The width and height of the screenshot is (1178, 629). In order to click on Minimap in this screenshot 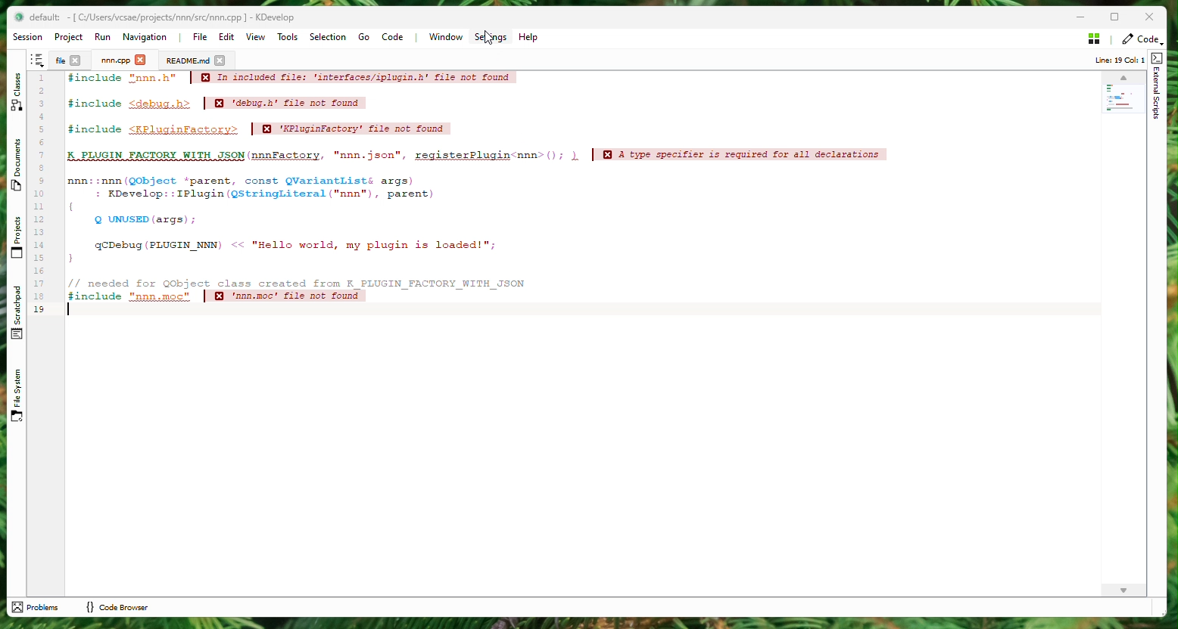, I will do `click(1124, 92)`.